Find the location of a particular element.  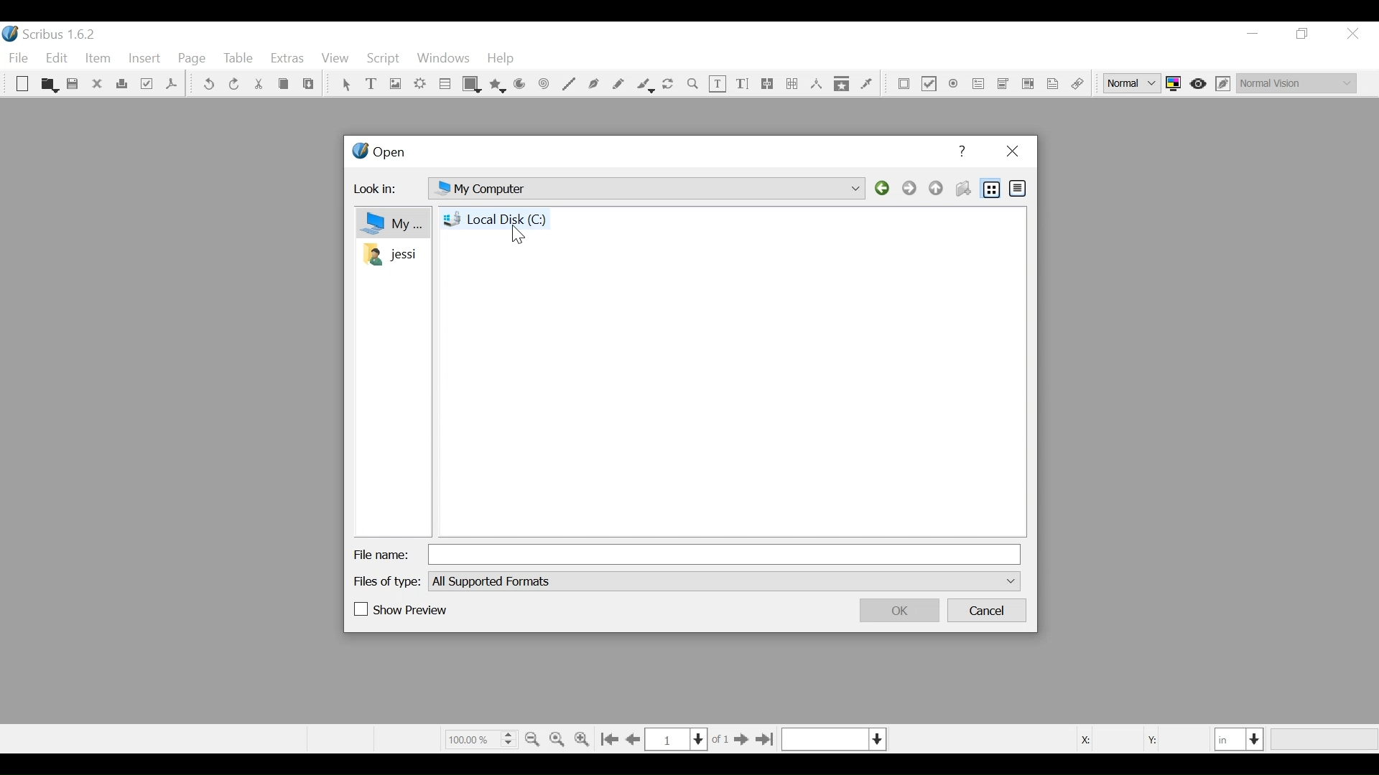

Zoom in is located at coordinates (585, 738).